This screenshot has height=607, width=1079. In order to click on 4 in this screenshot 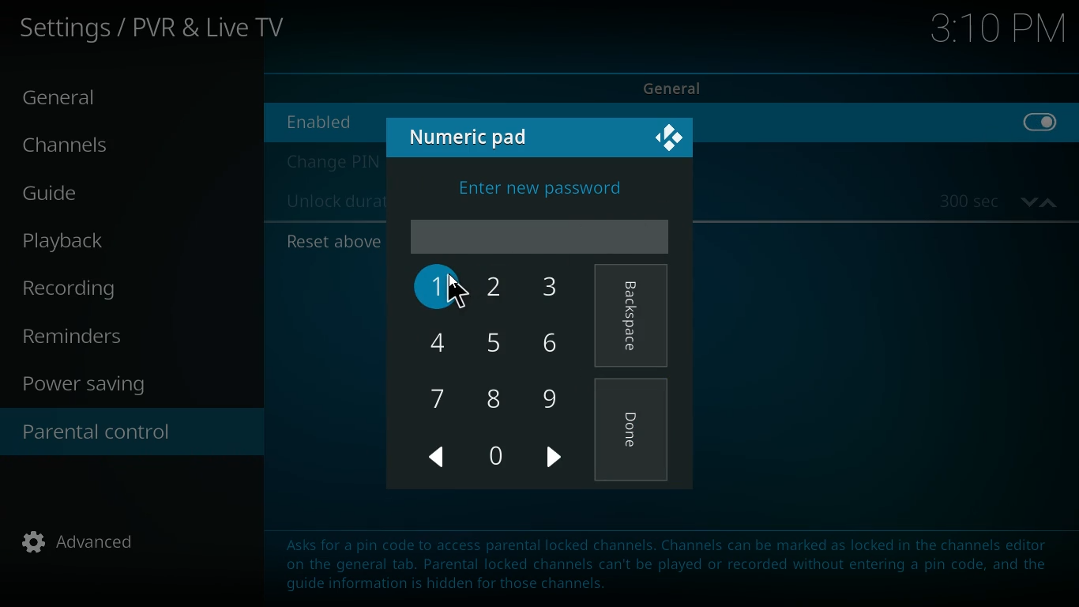, I will do `click(438, 341)`.